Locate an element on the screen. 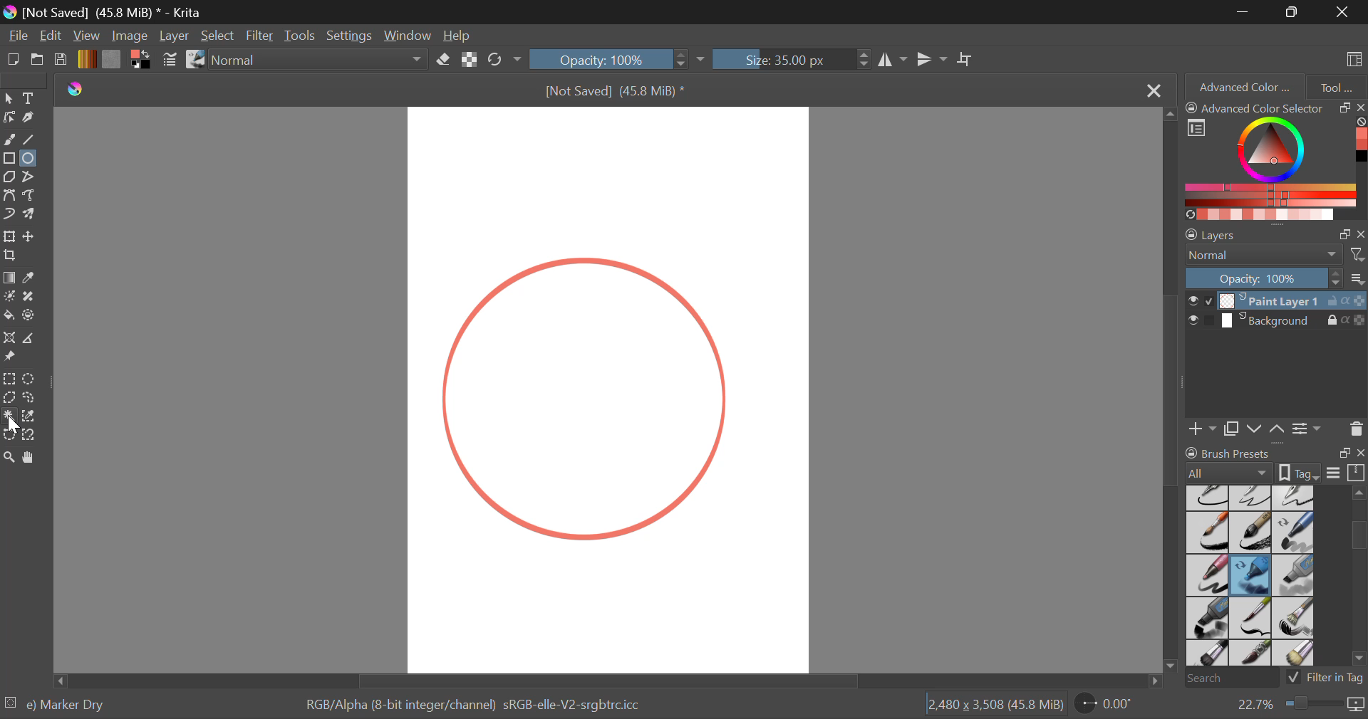  Shape Generated is located at coordinates (591, 402).